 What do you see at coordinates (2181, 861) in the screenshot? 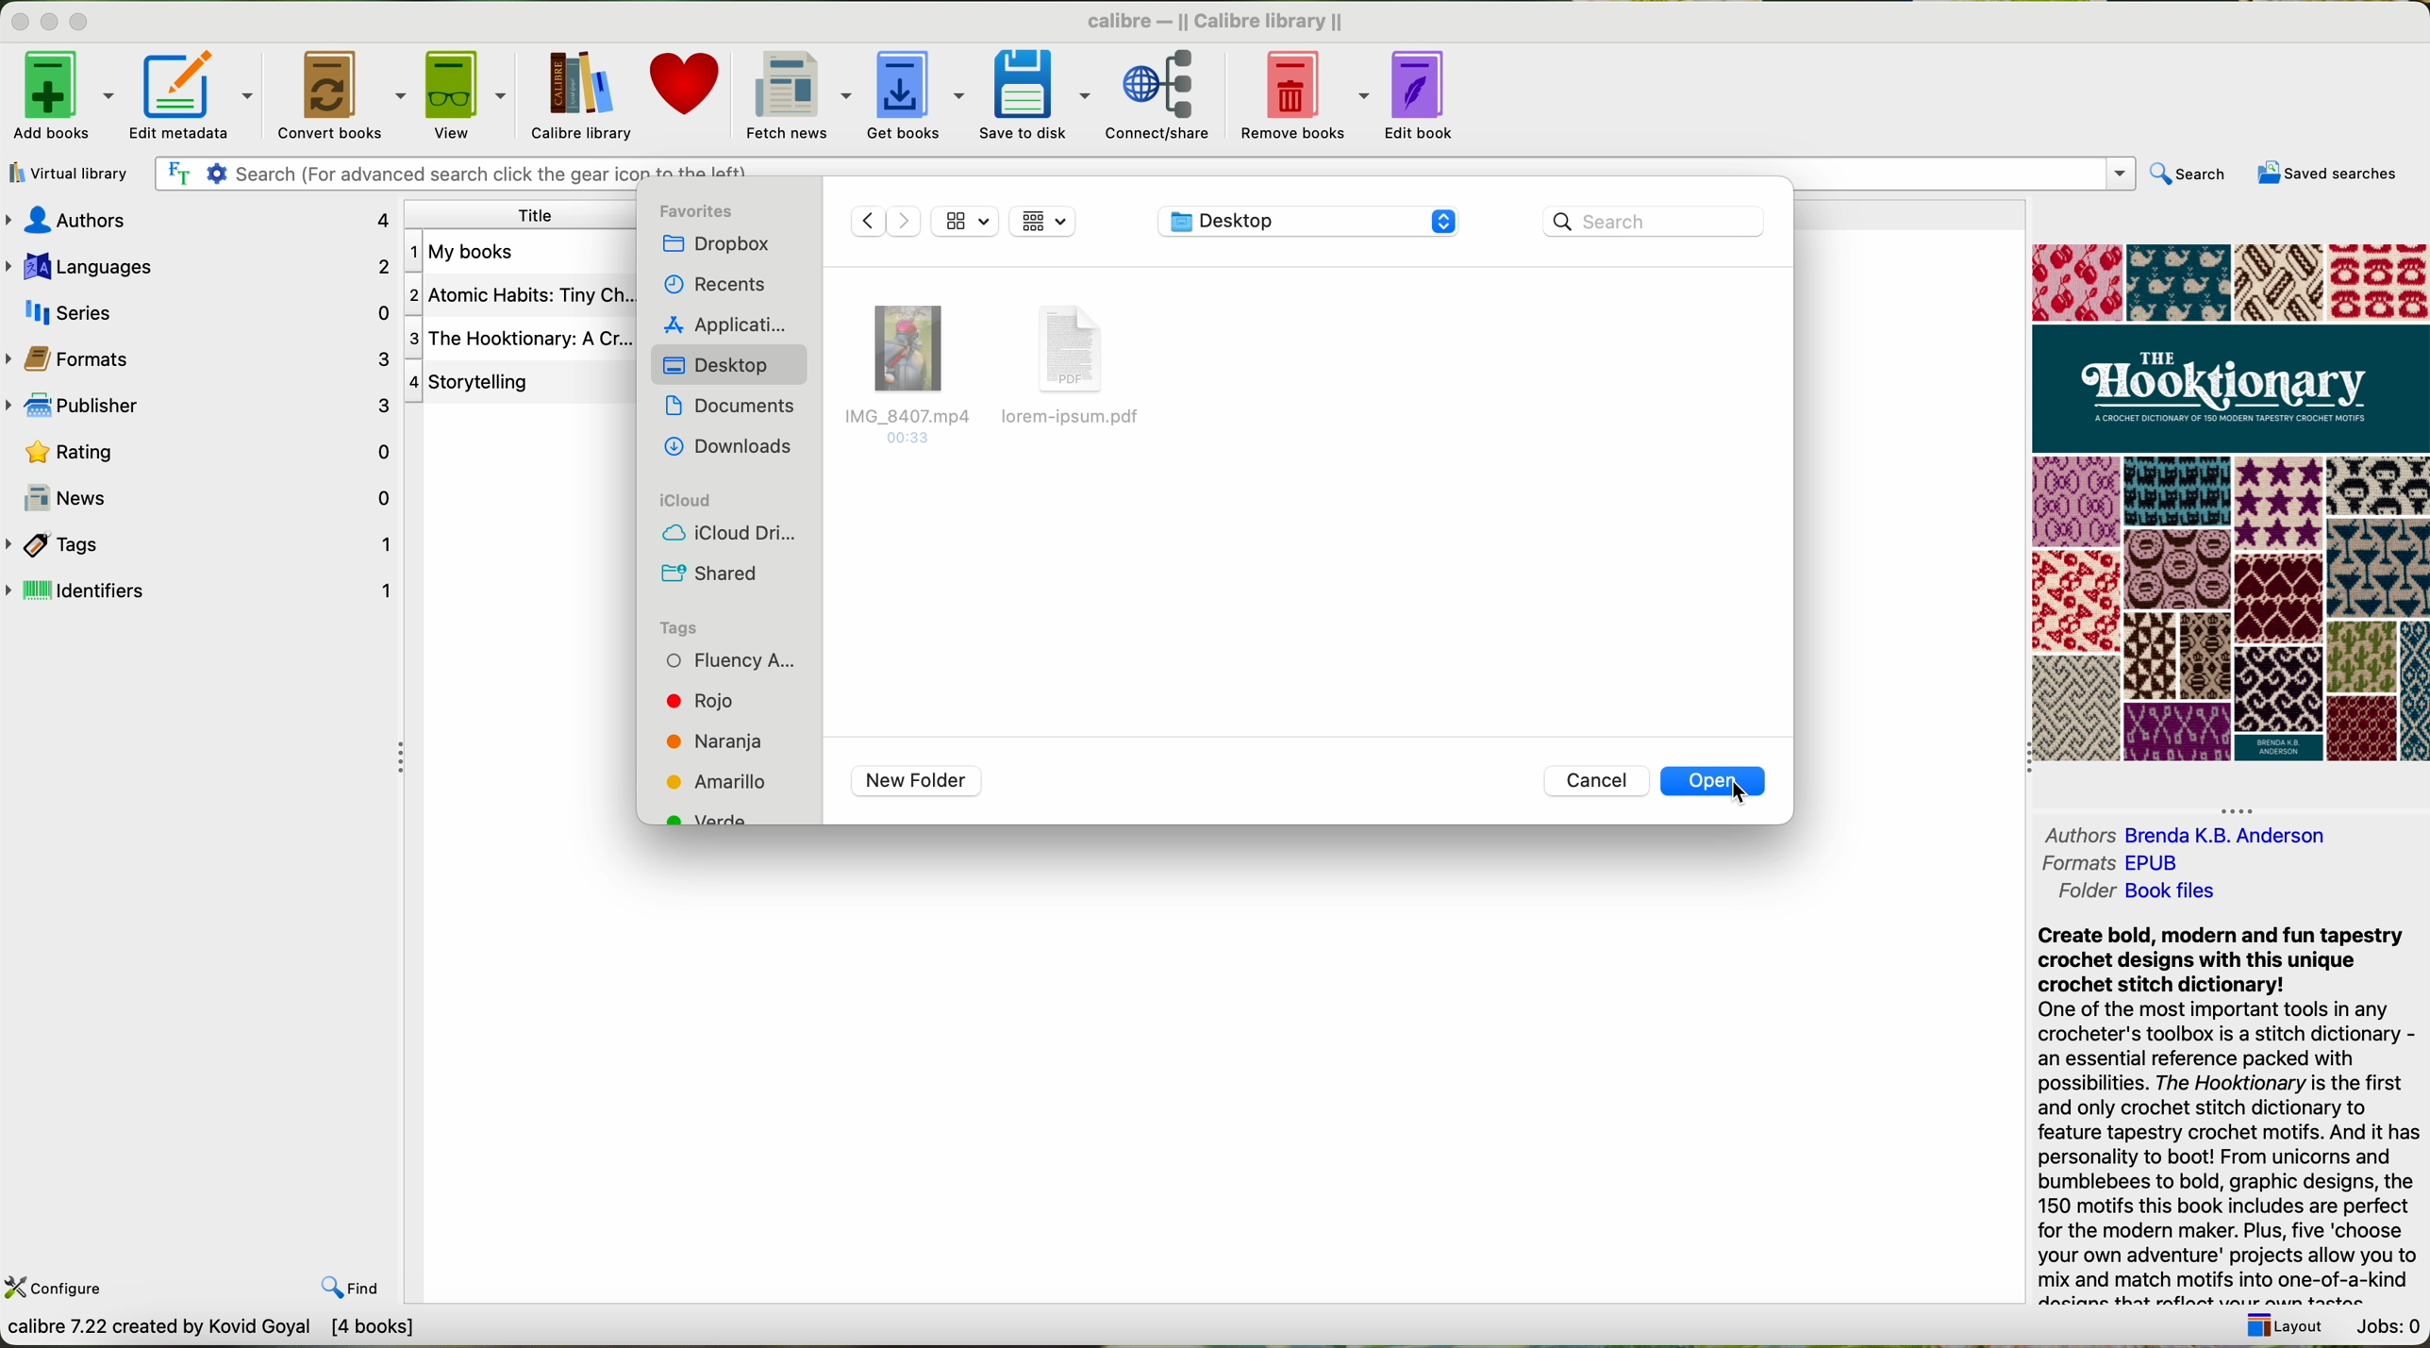
I see `EPUB` at bounding box center [2181, 861].